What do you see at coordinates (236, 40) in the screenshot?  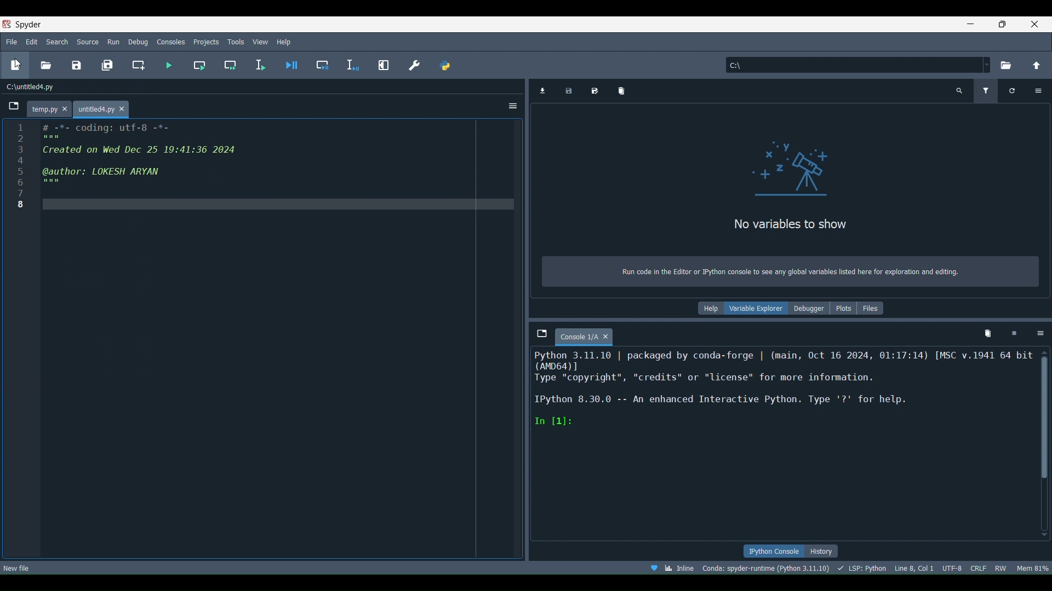 I see `Tools` at bounding box center [236, 40].